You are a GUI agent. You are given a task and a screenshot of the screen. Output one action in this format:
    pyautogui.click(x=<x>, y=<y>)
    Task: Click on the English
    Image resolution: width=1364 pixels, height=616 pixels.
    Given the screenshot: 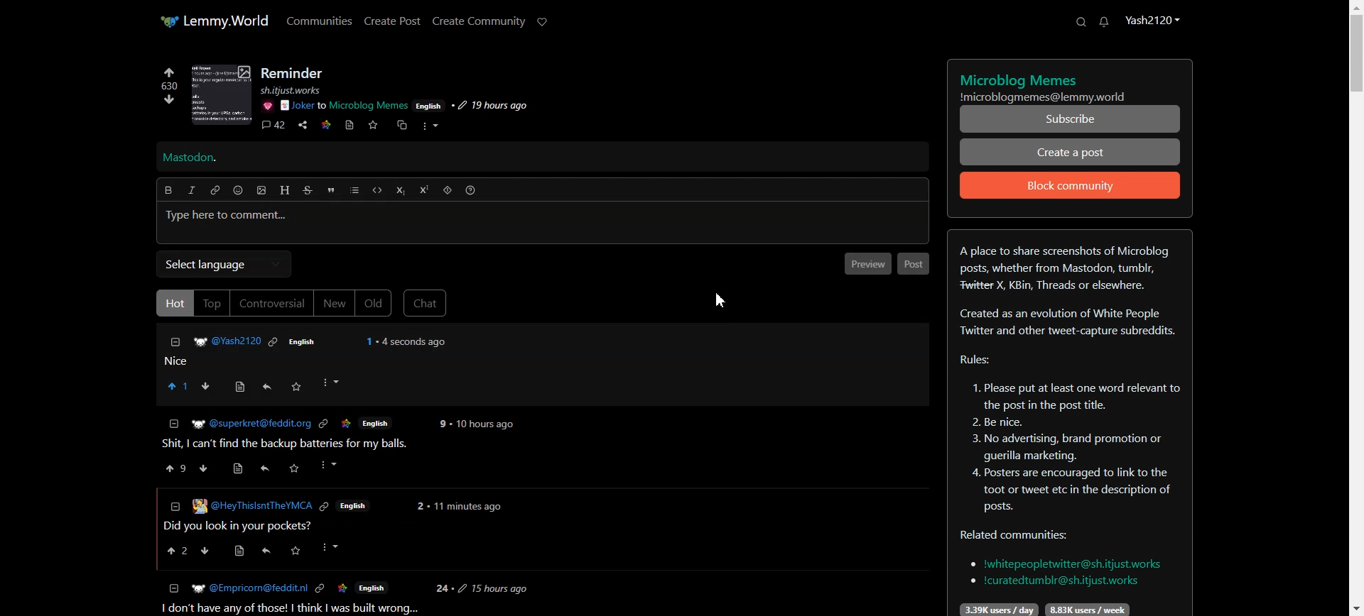 What is the action you would take?
    pyautogui.click(x=347, y=424)
    